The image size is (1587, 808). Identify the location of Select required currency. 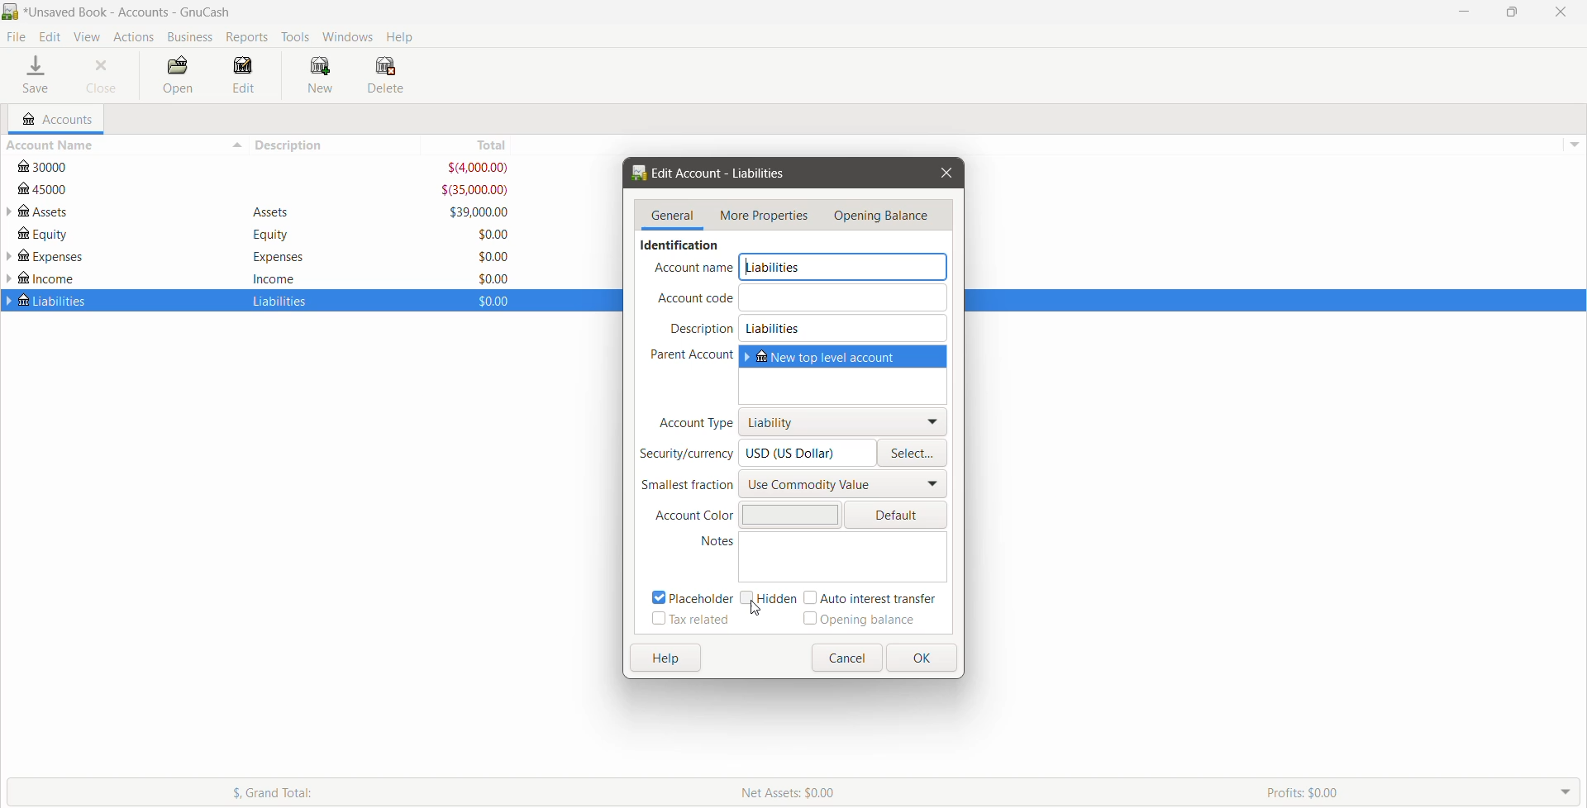
(914, 453).